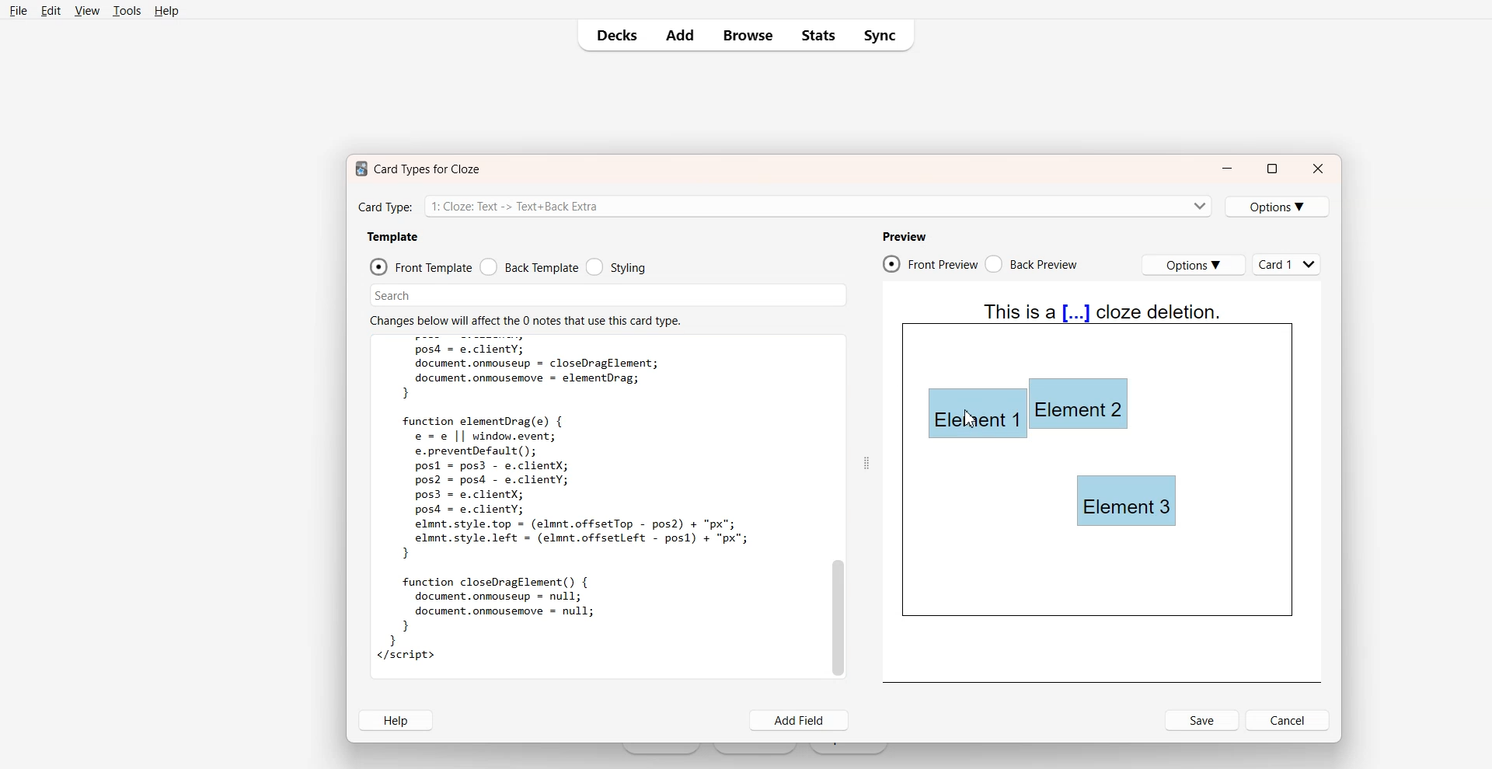  I want to click on Stats, so click(817, 36).